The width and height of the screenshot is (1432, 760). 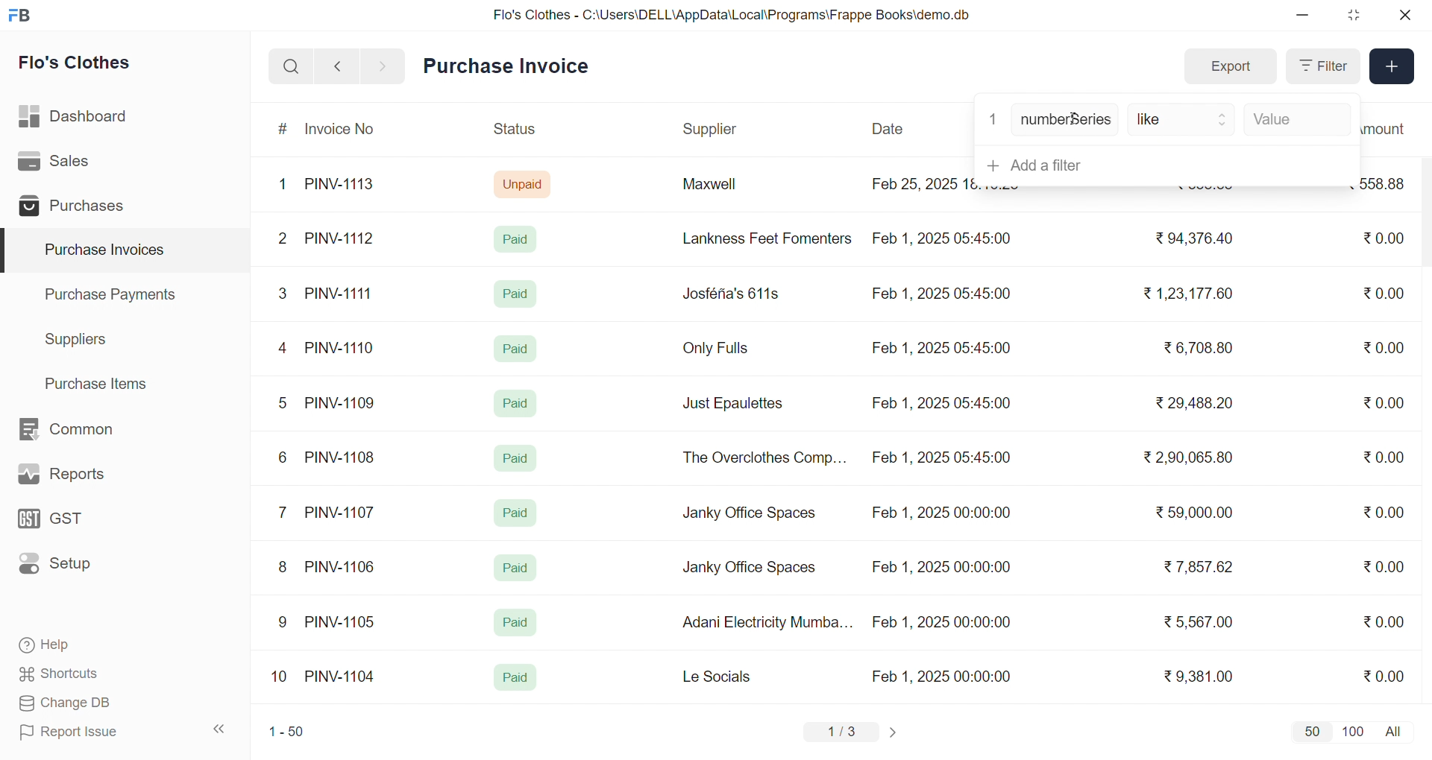 What do you see at coordinates (1190, 458) in the screenshot?
I see `₹ 2,90,065.80` at bounding box center [1190, 458].